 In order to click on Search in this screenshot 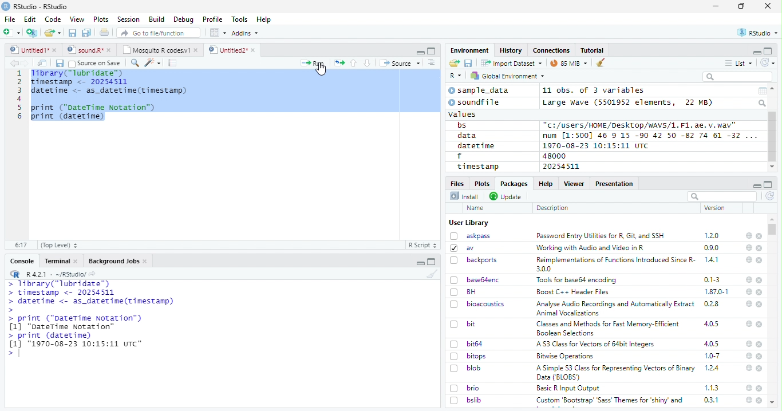, I will do `click(763, 103)`.